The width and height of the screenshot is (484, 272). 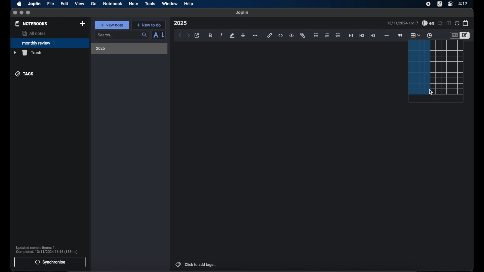 What do you see at coordinates (188, 36) in the screenshot?
I see `forward` at bounding box center [188, 36].